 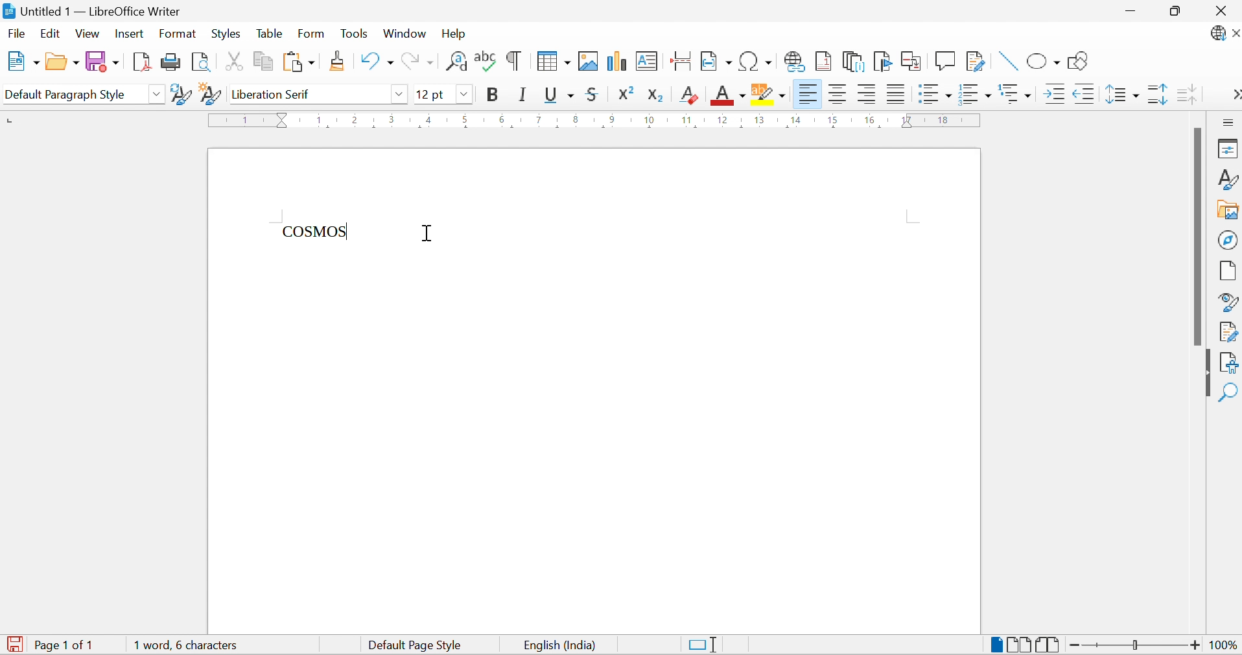 I want to click on Open, so click(x=61, y=61).